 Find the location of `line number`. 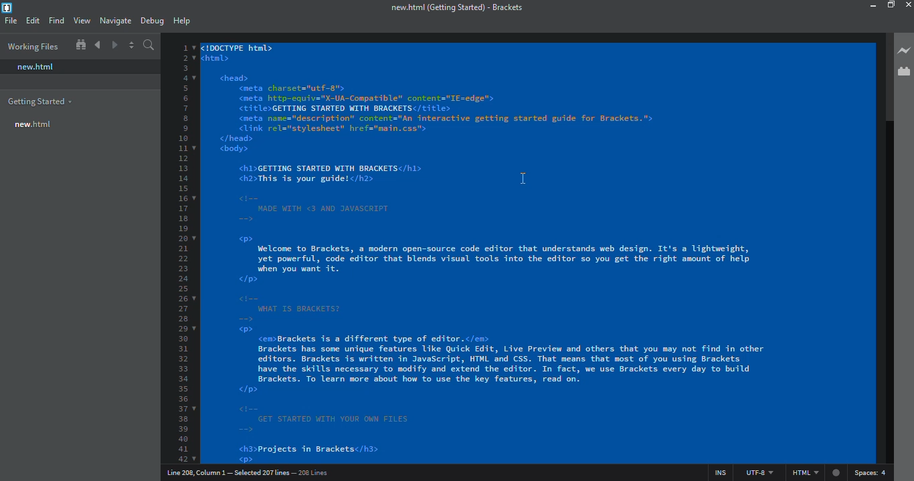

line number is located at coordinates (254, 473).